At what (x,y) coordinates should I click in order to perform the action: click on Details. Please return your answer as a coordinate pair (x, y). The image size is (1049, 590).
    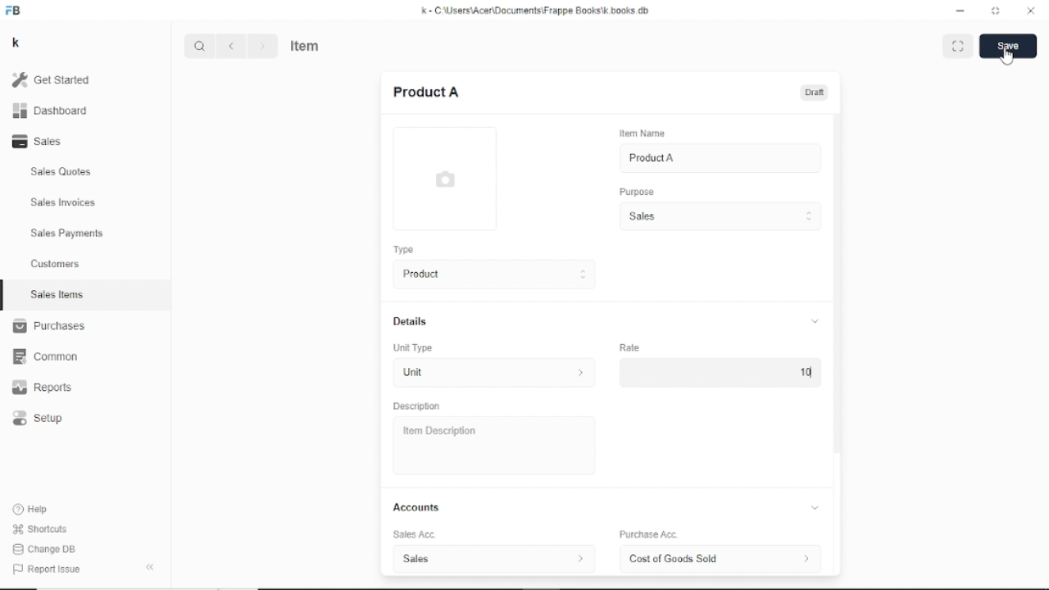
    Looking at the image, I should click on (606, 321).